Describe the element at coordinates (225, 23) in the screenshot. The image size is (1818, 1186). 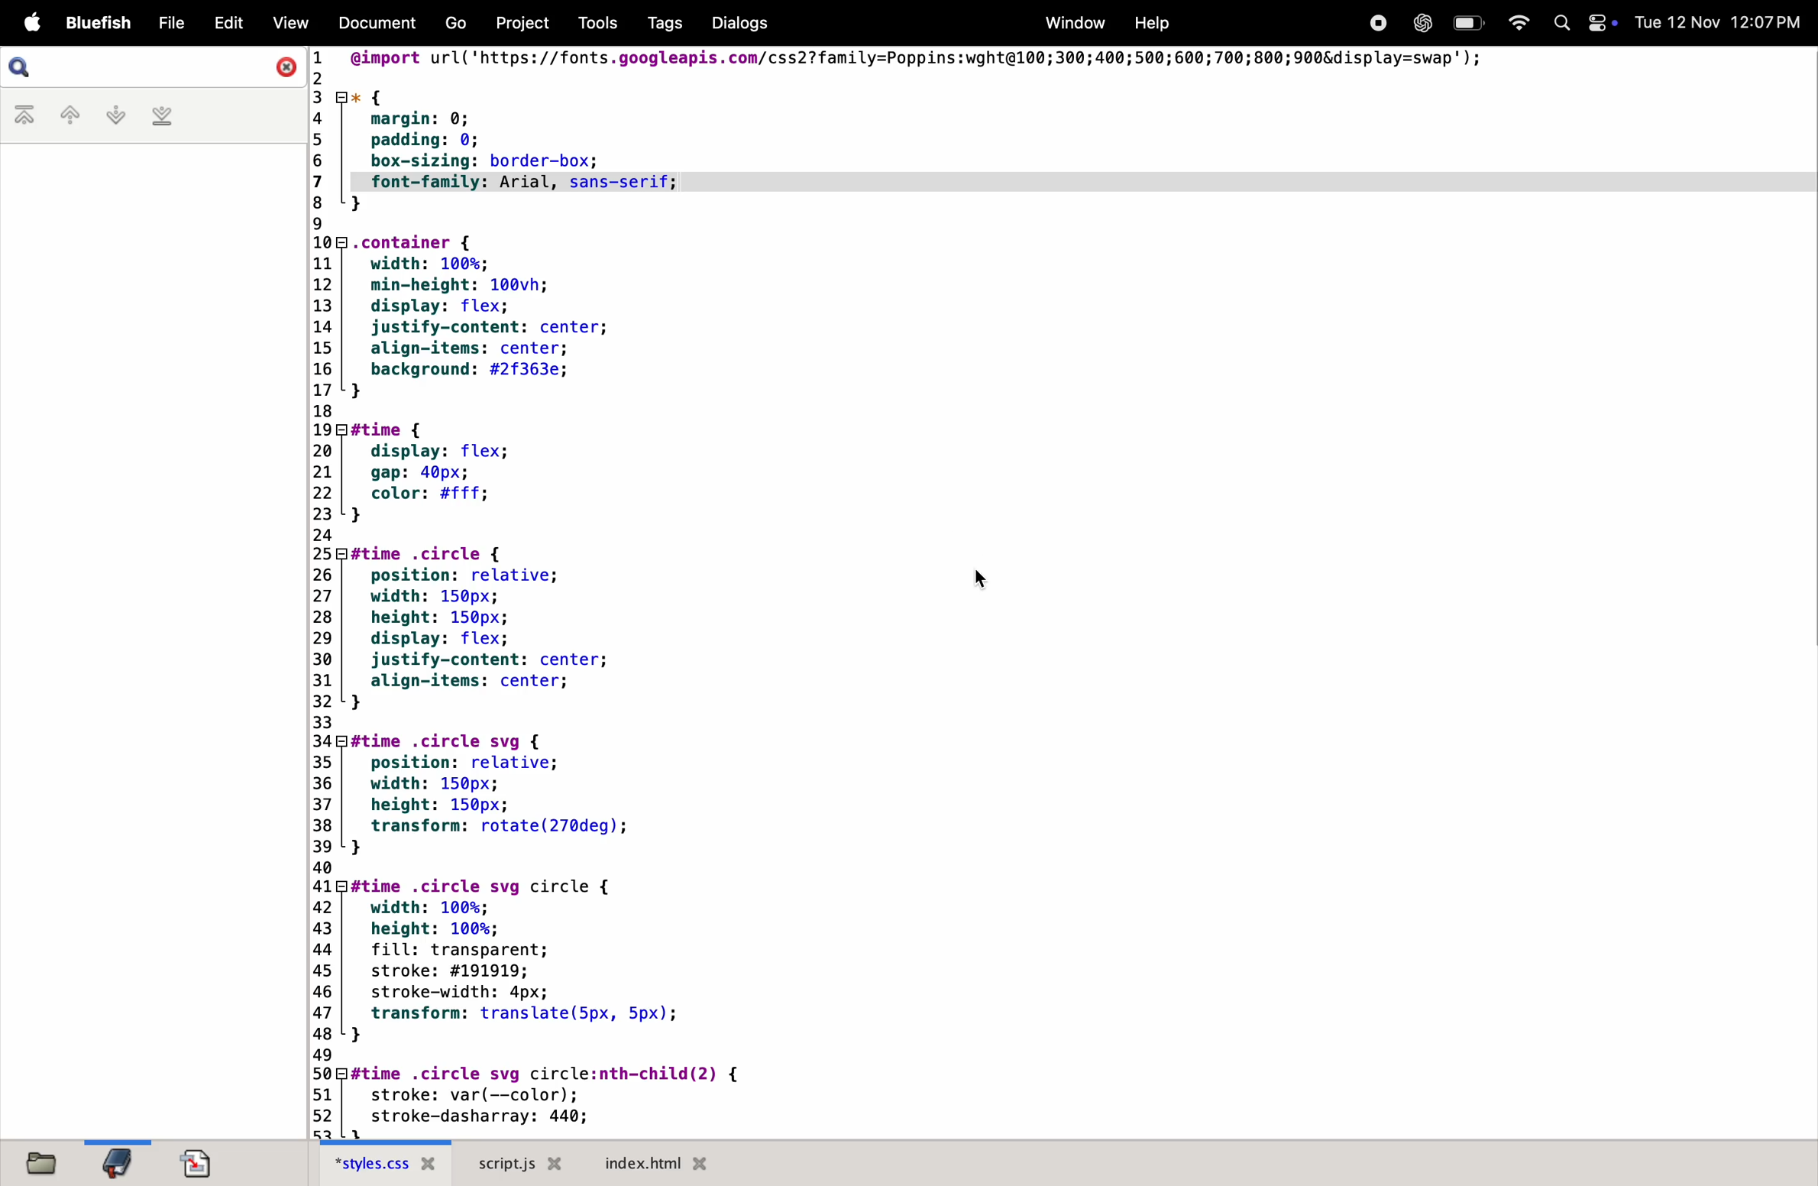
I see `edit` at that location.